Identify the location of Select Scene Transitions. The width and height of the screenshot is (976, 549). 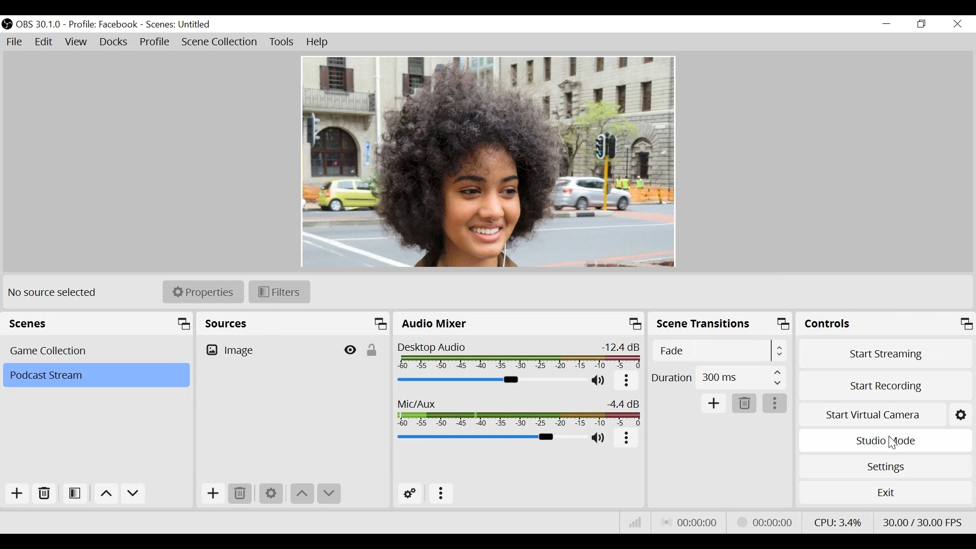
(721, 350).